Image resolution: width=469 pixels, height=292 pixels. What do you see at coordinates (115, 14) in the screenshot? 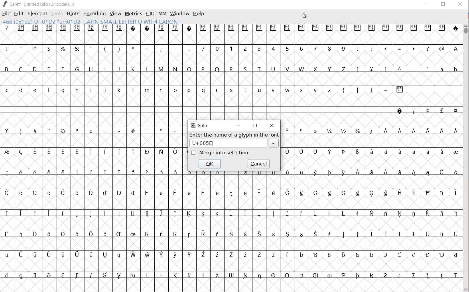
I see `VIEW` at bounding box center [115, 14].